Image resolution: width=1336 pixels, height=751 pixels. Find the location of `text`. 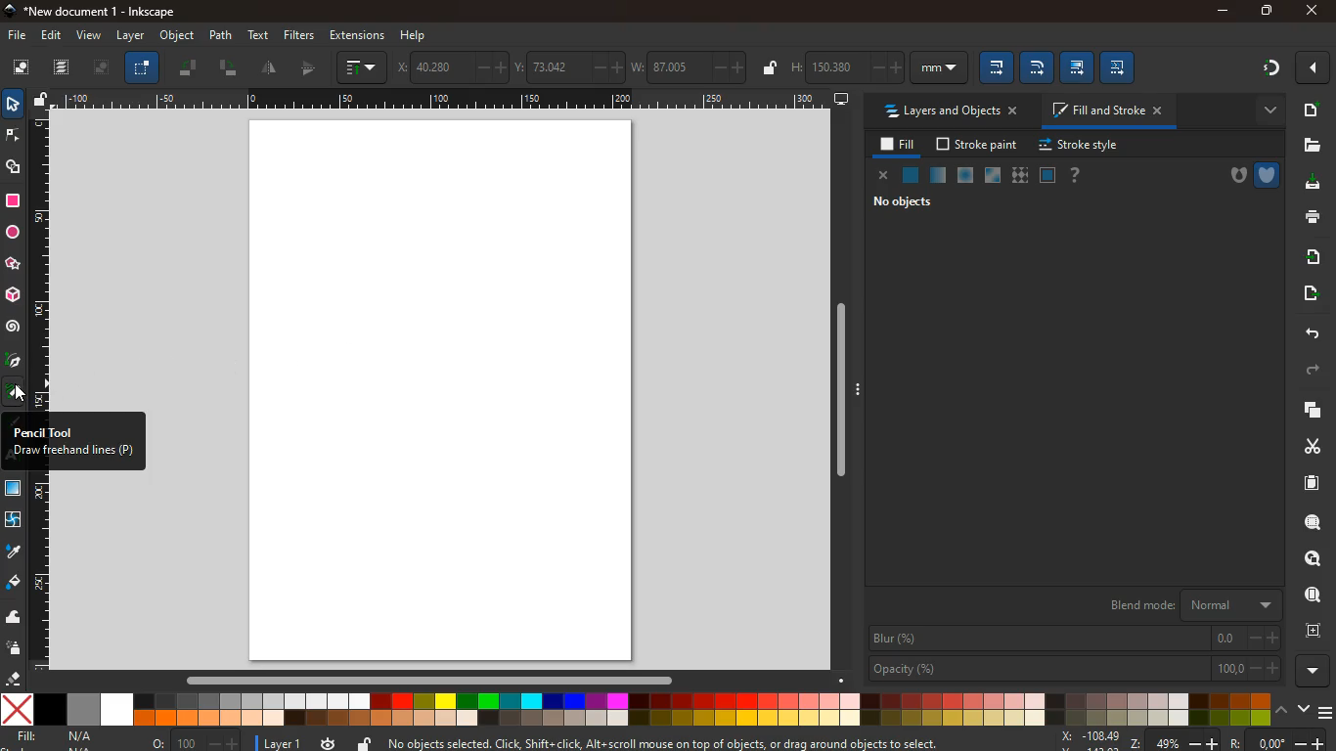

text is located at coordinates (260, 35).